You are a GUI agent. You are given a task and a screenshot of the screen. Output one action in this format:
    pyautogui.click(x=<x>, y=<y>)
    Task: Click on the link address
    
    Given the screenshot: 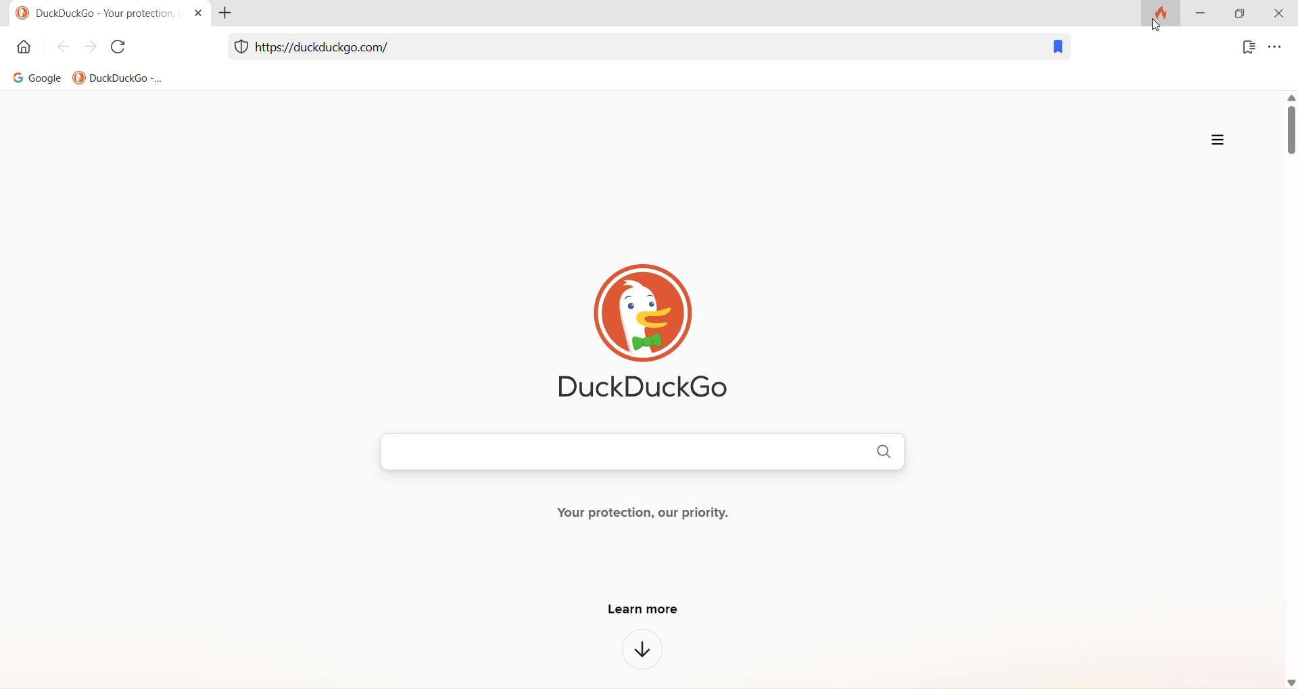 What is the action you would take?
    pyautogui.click(x=337, y=46)
    